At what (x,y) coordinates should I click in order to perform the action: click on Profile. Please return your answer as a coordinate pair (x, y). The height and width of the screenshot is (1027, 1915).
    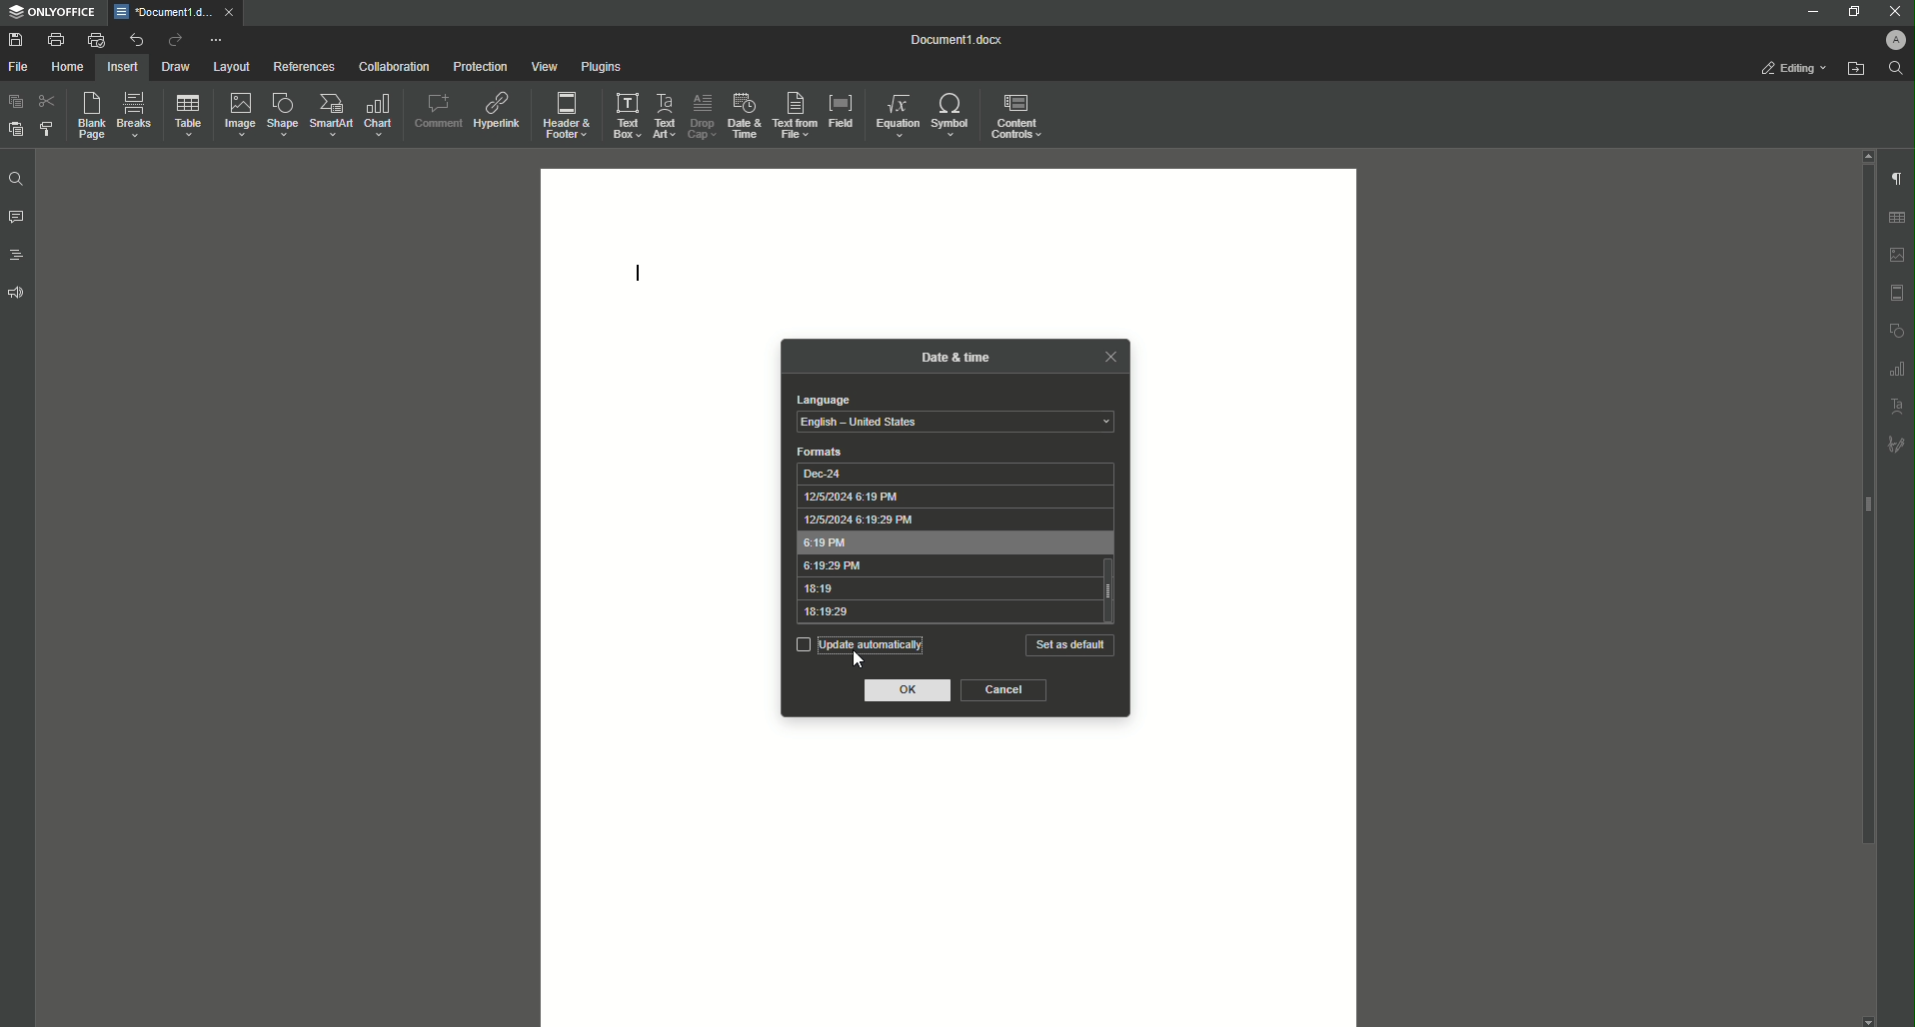
    Looking at the image, I should click on (1893, 39).